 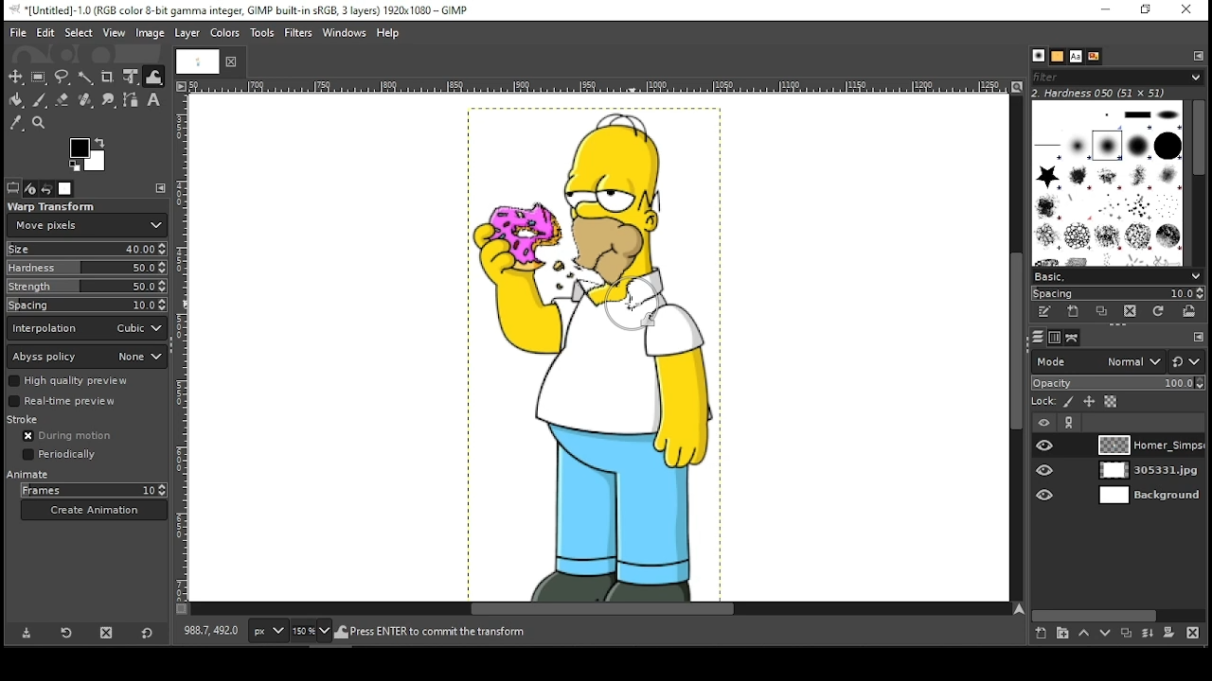 I want to click on layer mode, so click(x=1098, y=361).